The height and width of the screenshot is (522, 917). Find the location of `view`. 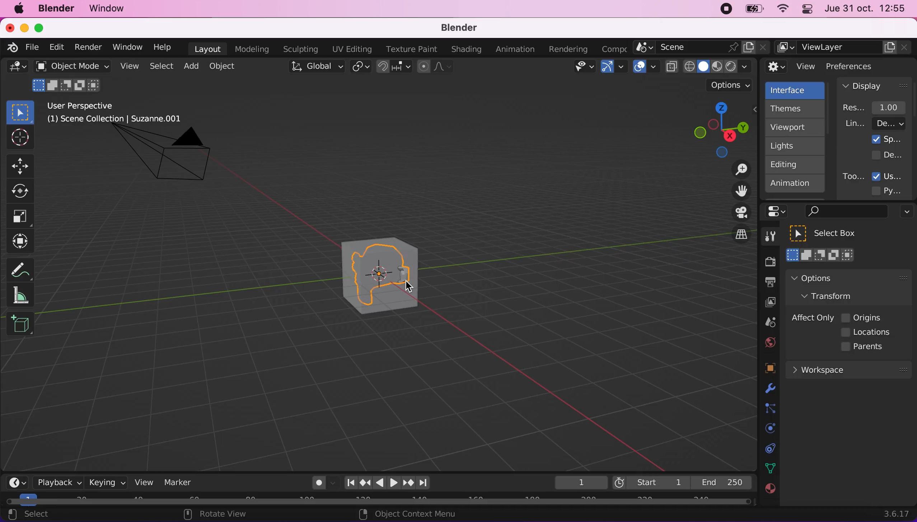

view is located at coordinates (128, 66).